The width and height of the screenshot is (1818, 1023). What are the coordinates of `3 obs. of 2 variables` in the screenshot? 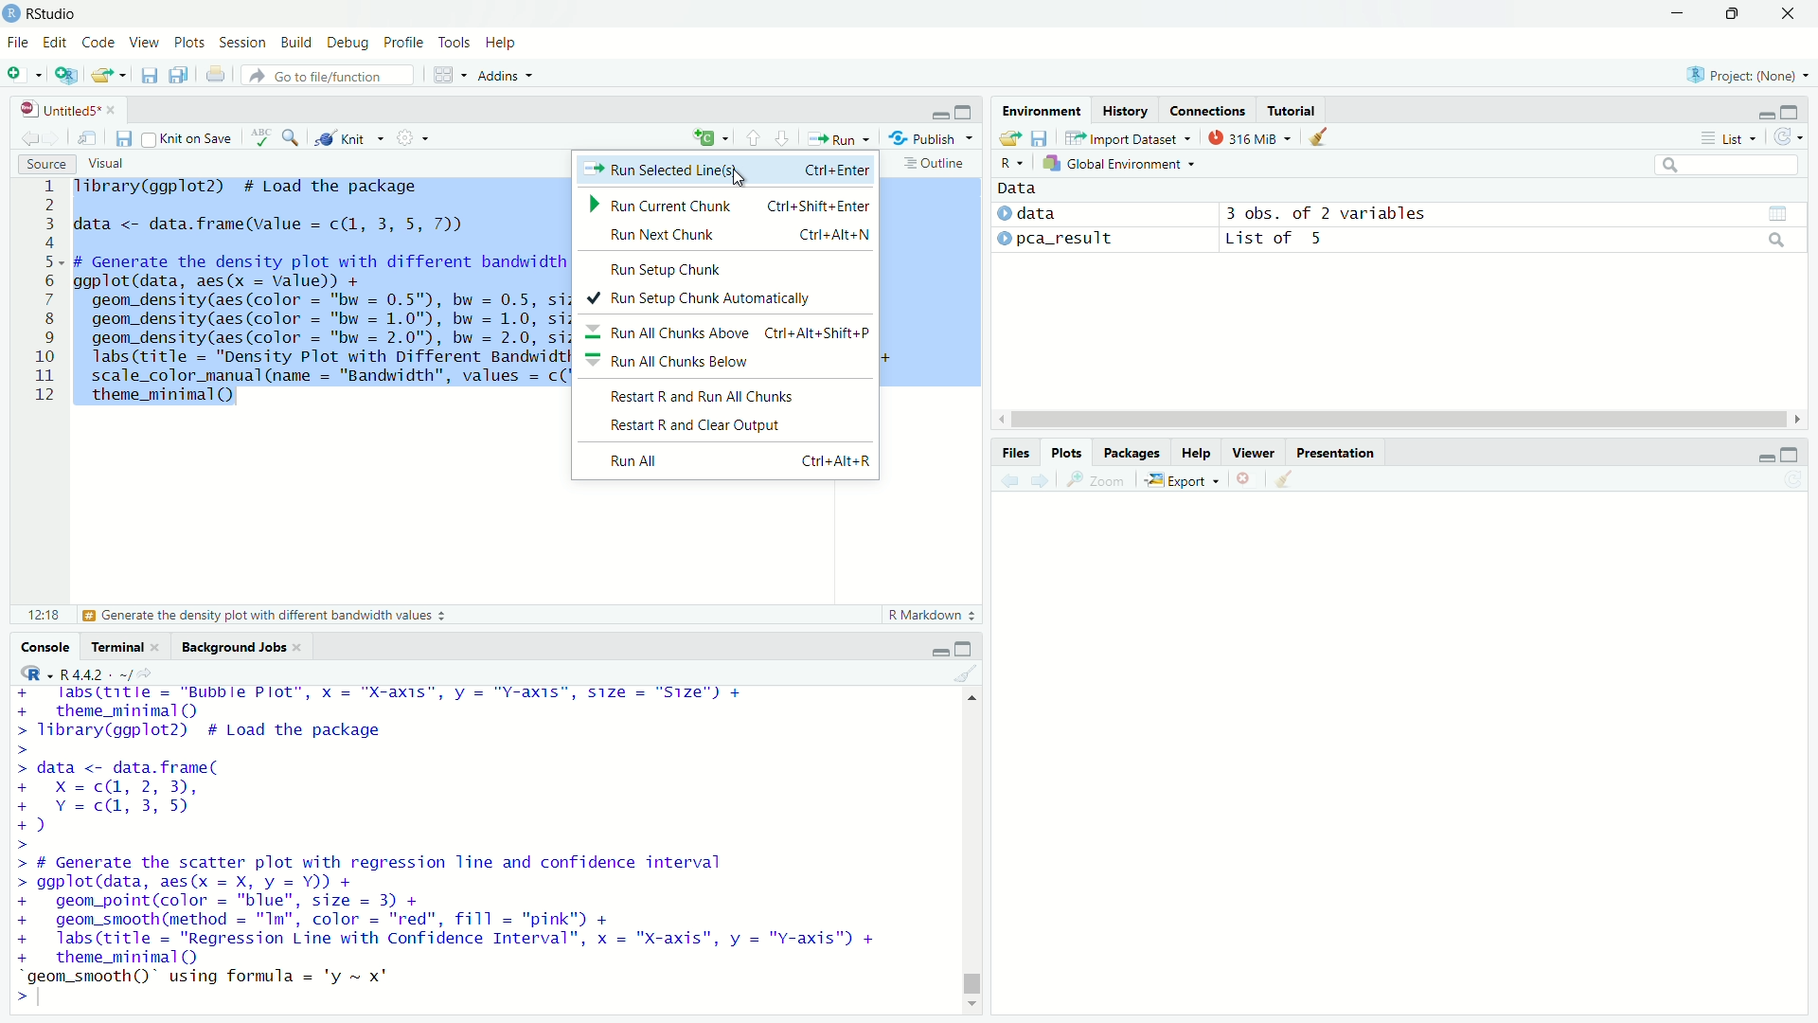 It's located at (1327, 213).